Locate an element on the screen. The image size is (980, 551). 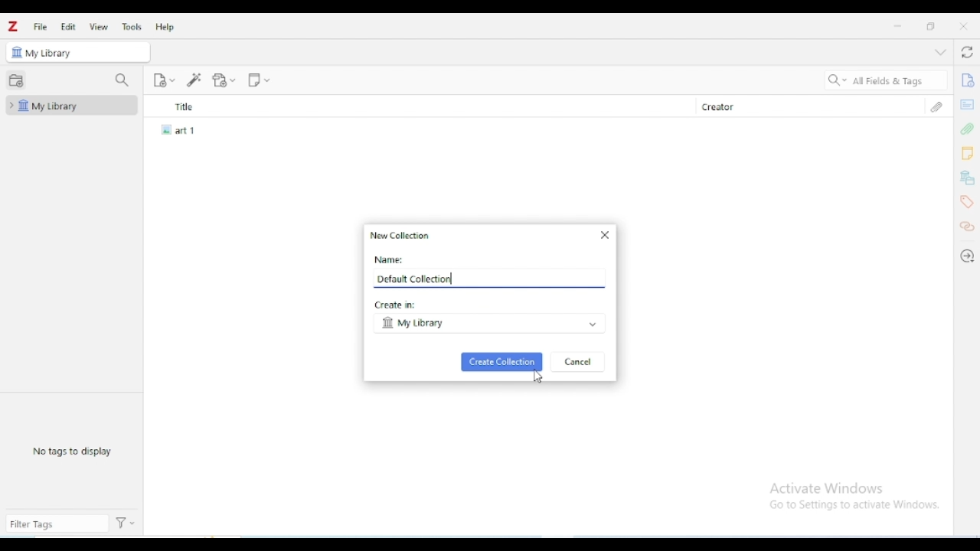
my library is located at coordinates (87, 51).